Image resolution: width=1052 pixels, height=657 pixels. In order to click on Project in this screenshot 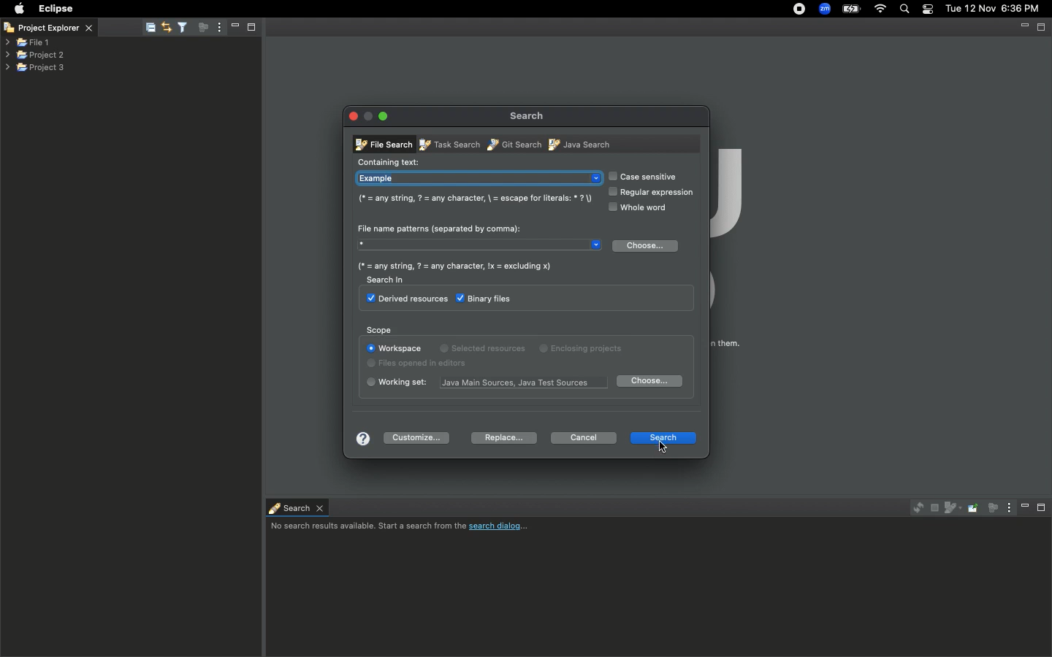, I will do `click(266, 9)`.